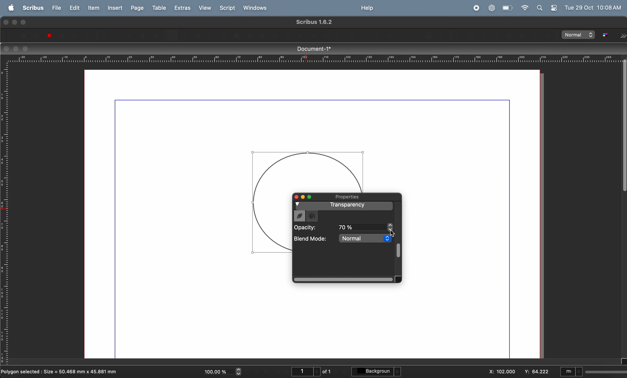 The width and height of the screenshot is (627, 378). What do you see at coordinates (524, 8) in the screenshot?
I see `wifi` at bounding box center [524, 8].